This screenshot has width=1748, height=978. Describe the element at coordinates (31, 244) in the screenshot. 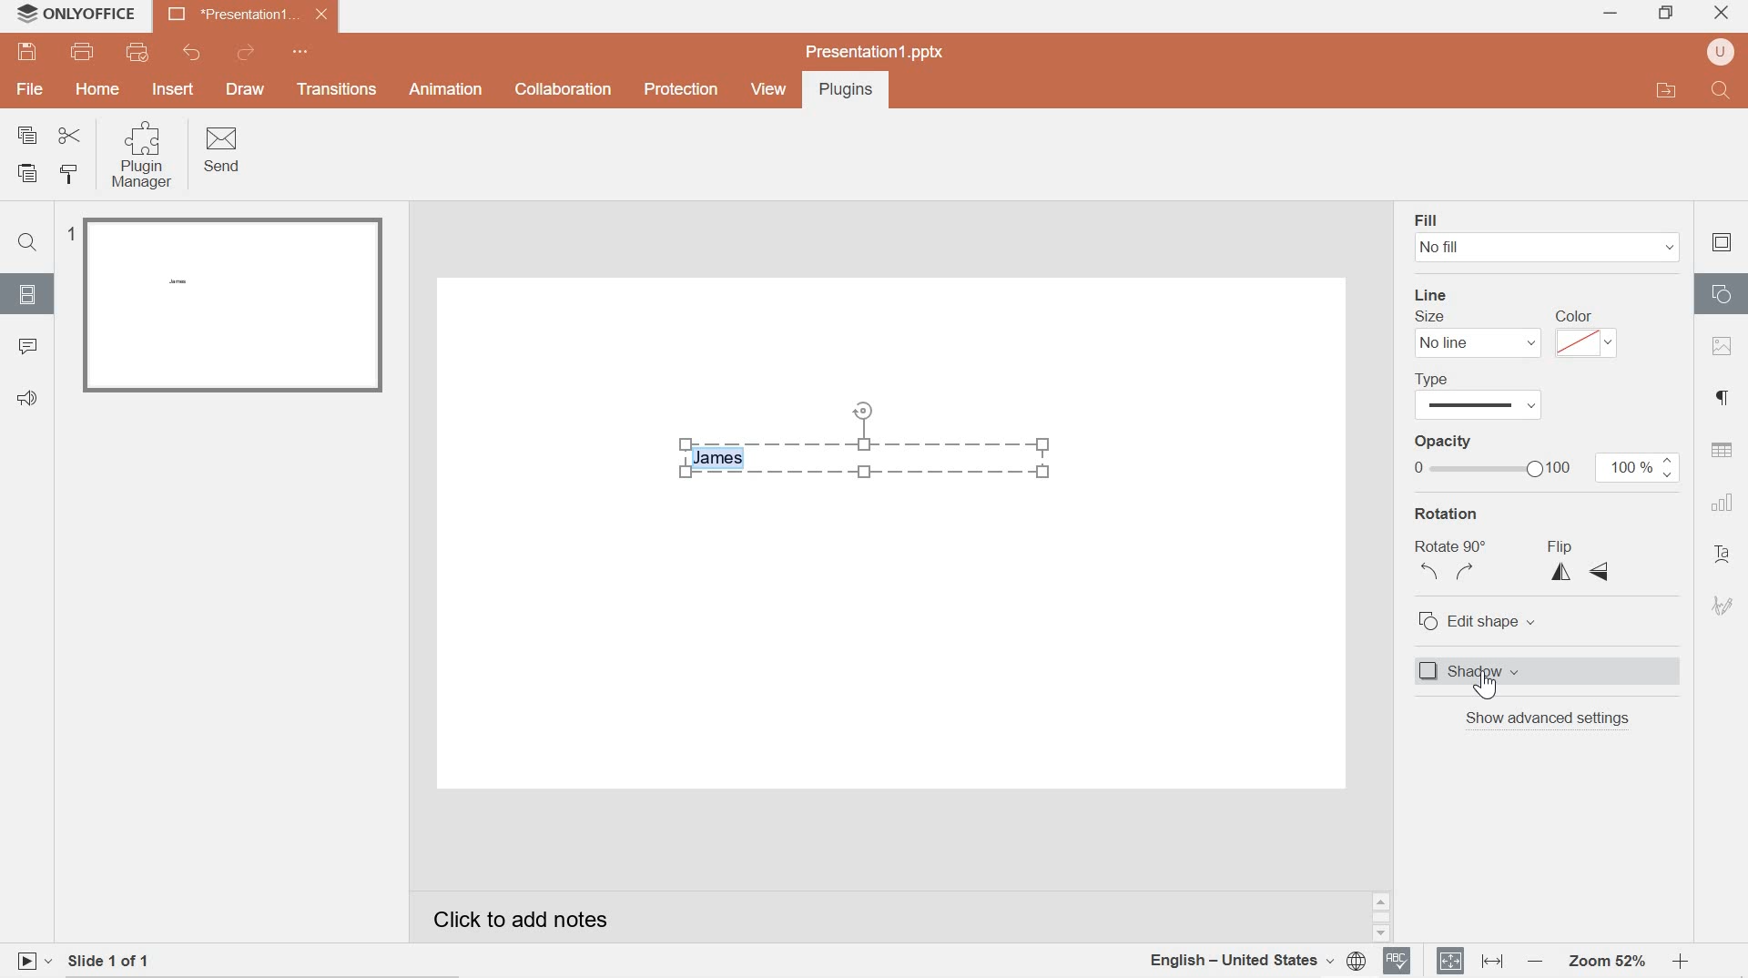

I see `Find` at that location.